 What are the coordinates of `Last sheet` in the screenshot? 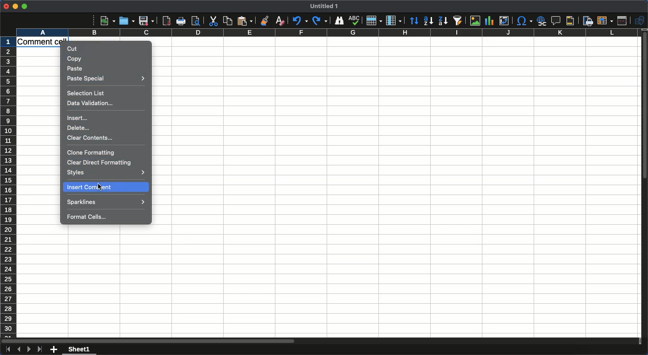 It's located at (40, 350).